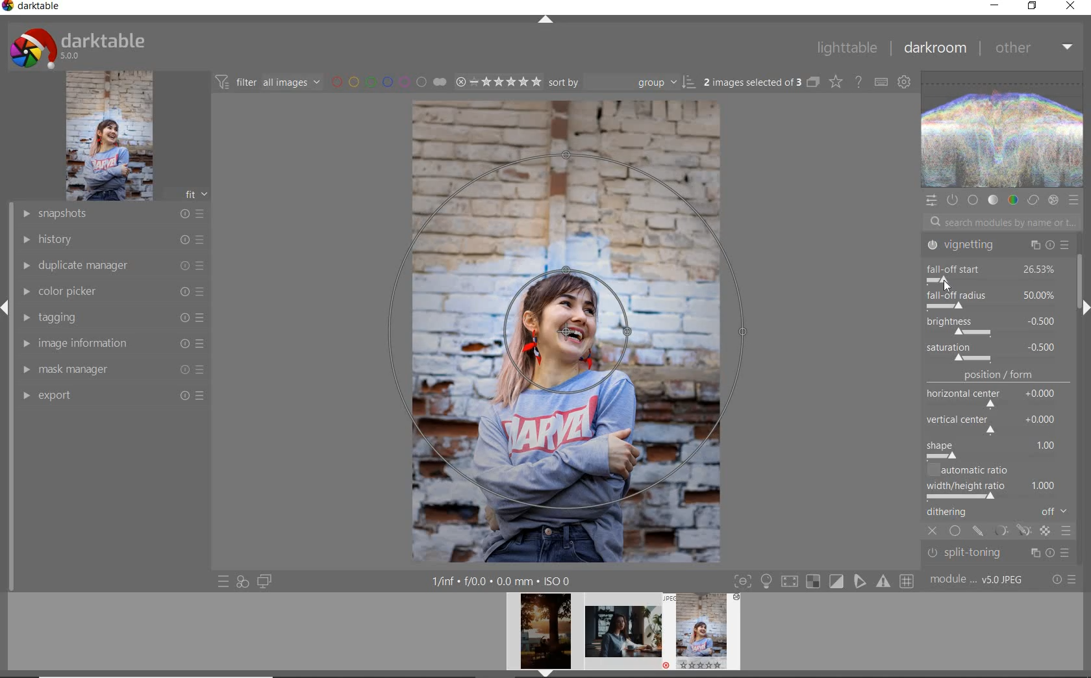  I want to click on frt, so click(195, 192).